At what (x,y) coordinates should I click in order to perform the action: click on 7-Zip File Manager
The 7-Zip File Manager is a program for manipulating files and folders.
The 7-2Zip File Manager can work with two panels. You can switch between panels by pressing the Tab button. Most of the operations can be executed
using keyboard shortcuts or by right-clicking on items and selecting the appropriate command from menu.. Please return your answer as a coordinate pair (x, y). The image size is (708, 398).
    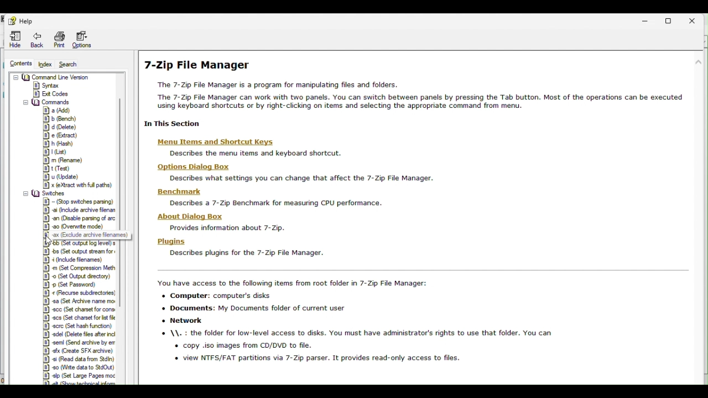
    Looking at the image, I should click on (413, 83).